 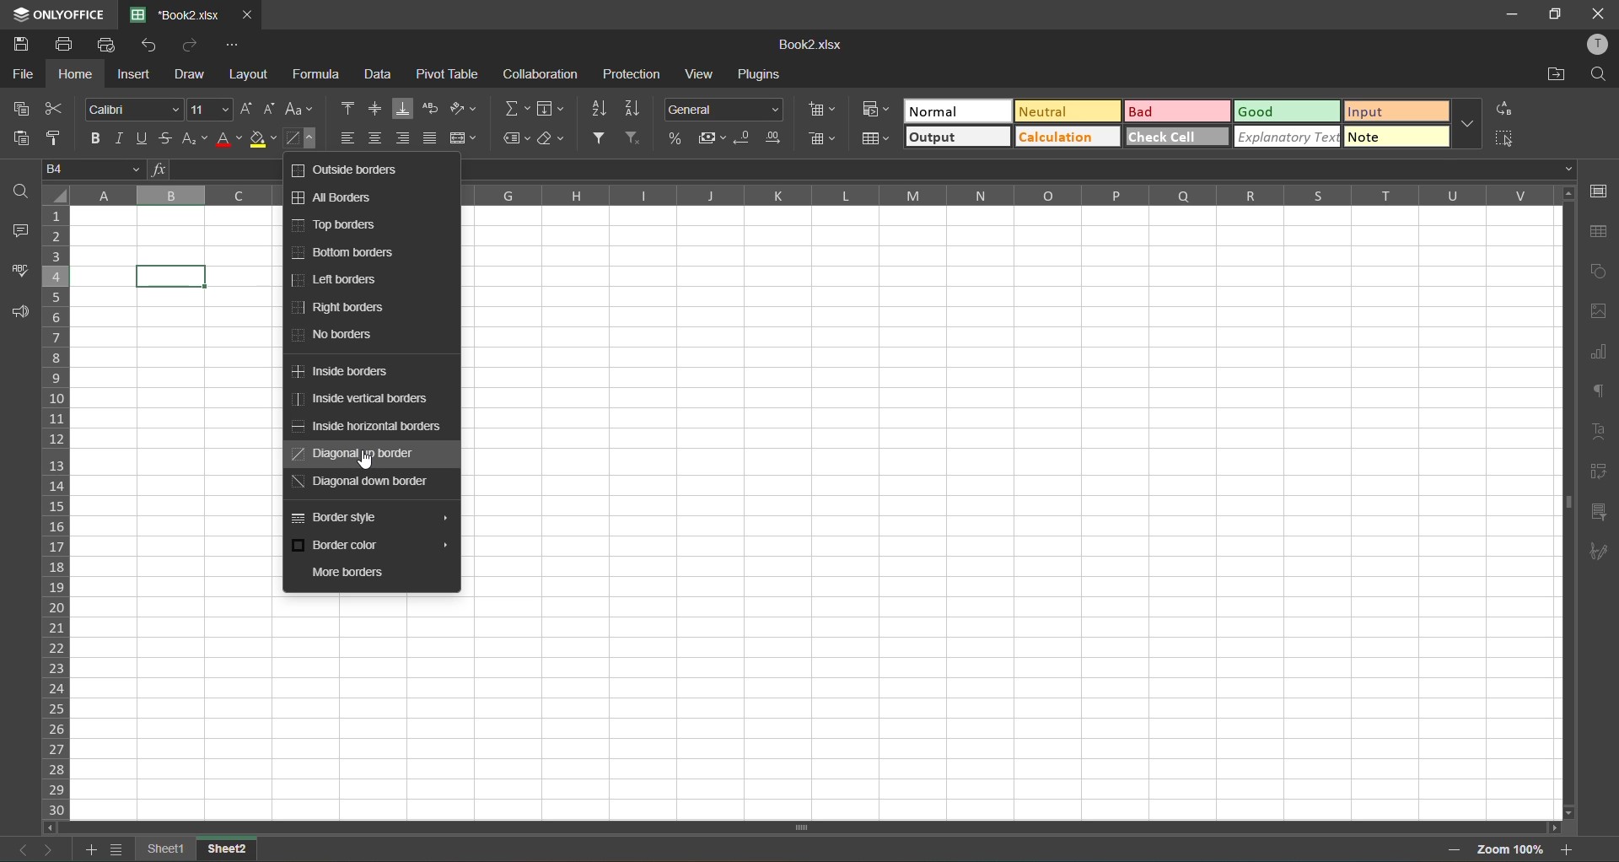 I want to click on previous, so click(x=19, y=852).